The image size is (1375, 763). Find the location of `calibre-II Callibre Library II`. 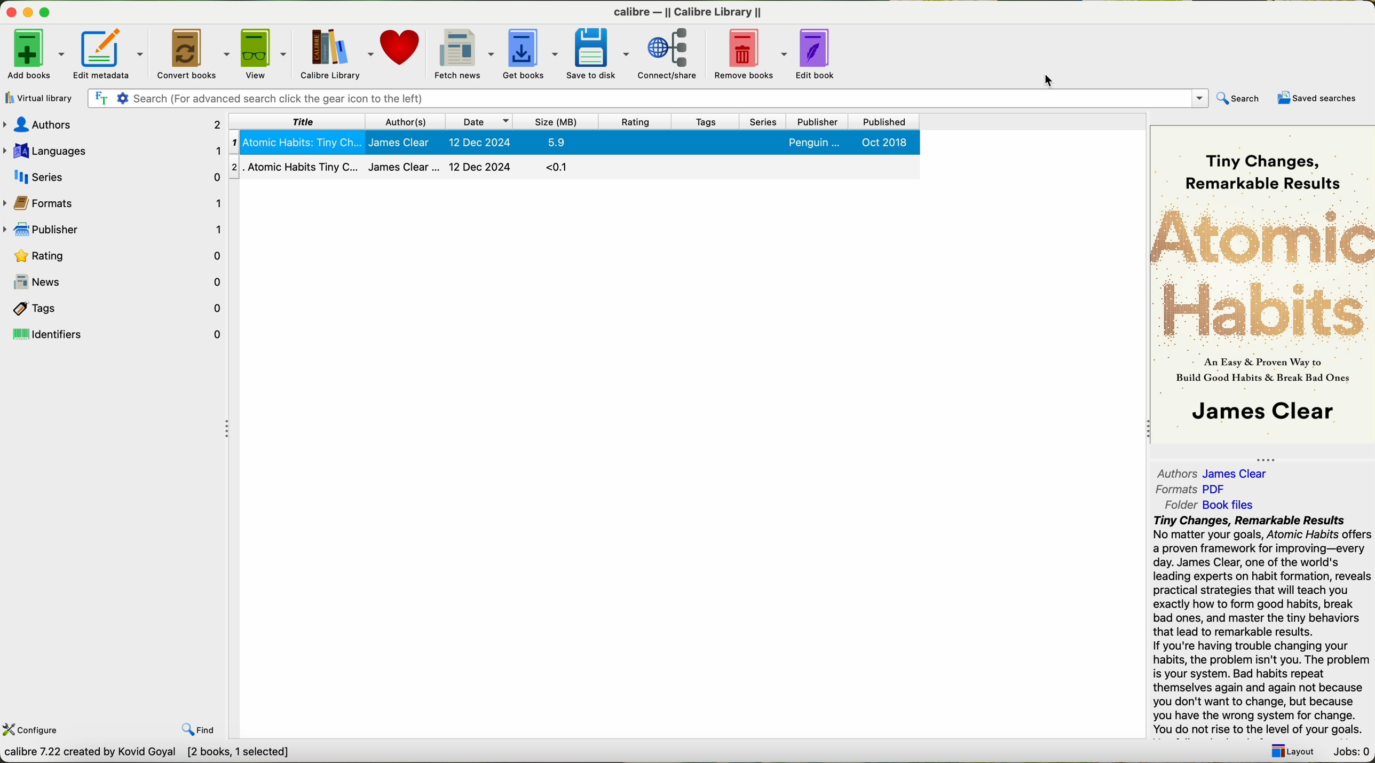

calibre-II Callibre Library II is located at coordinates (684, 10).